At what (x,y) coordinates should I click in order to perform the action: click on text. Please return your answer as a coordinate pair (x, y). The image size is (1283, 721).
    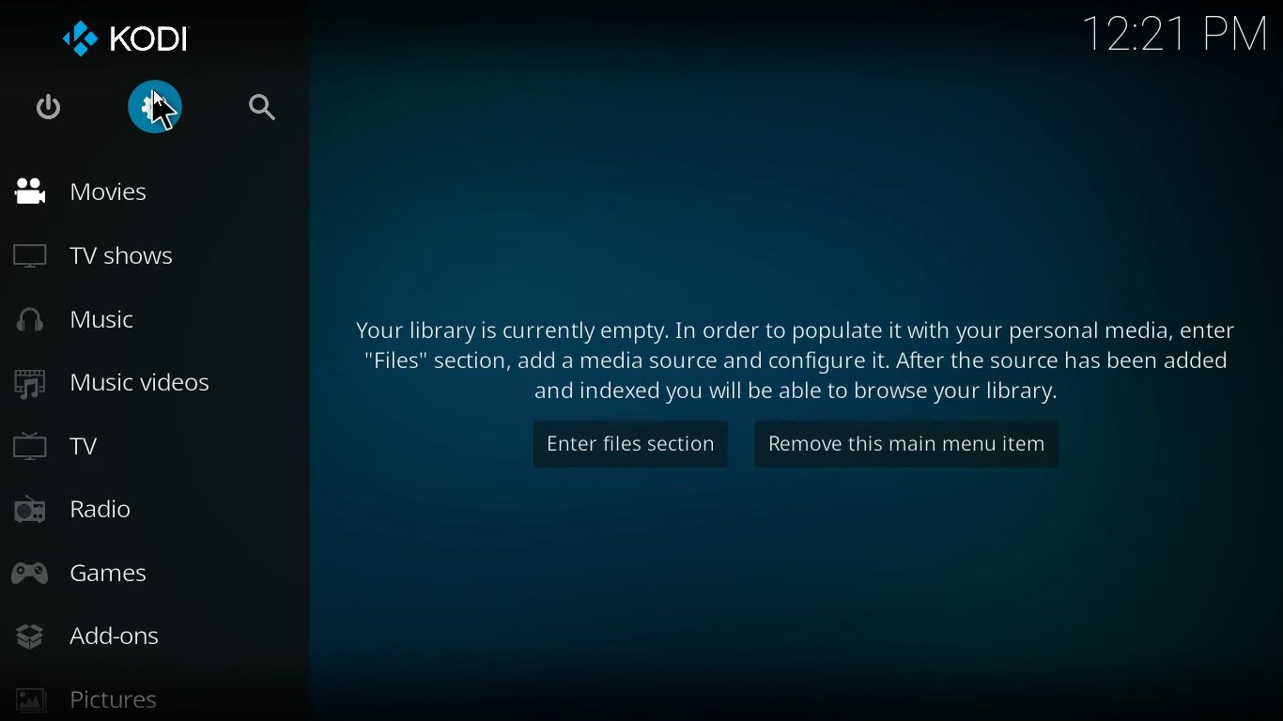
    Looking at the image, I should click on (792, 354).